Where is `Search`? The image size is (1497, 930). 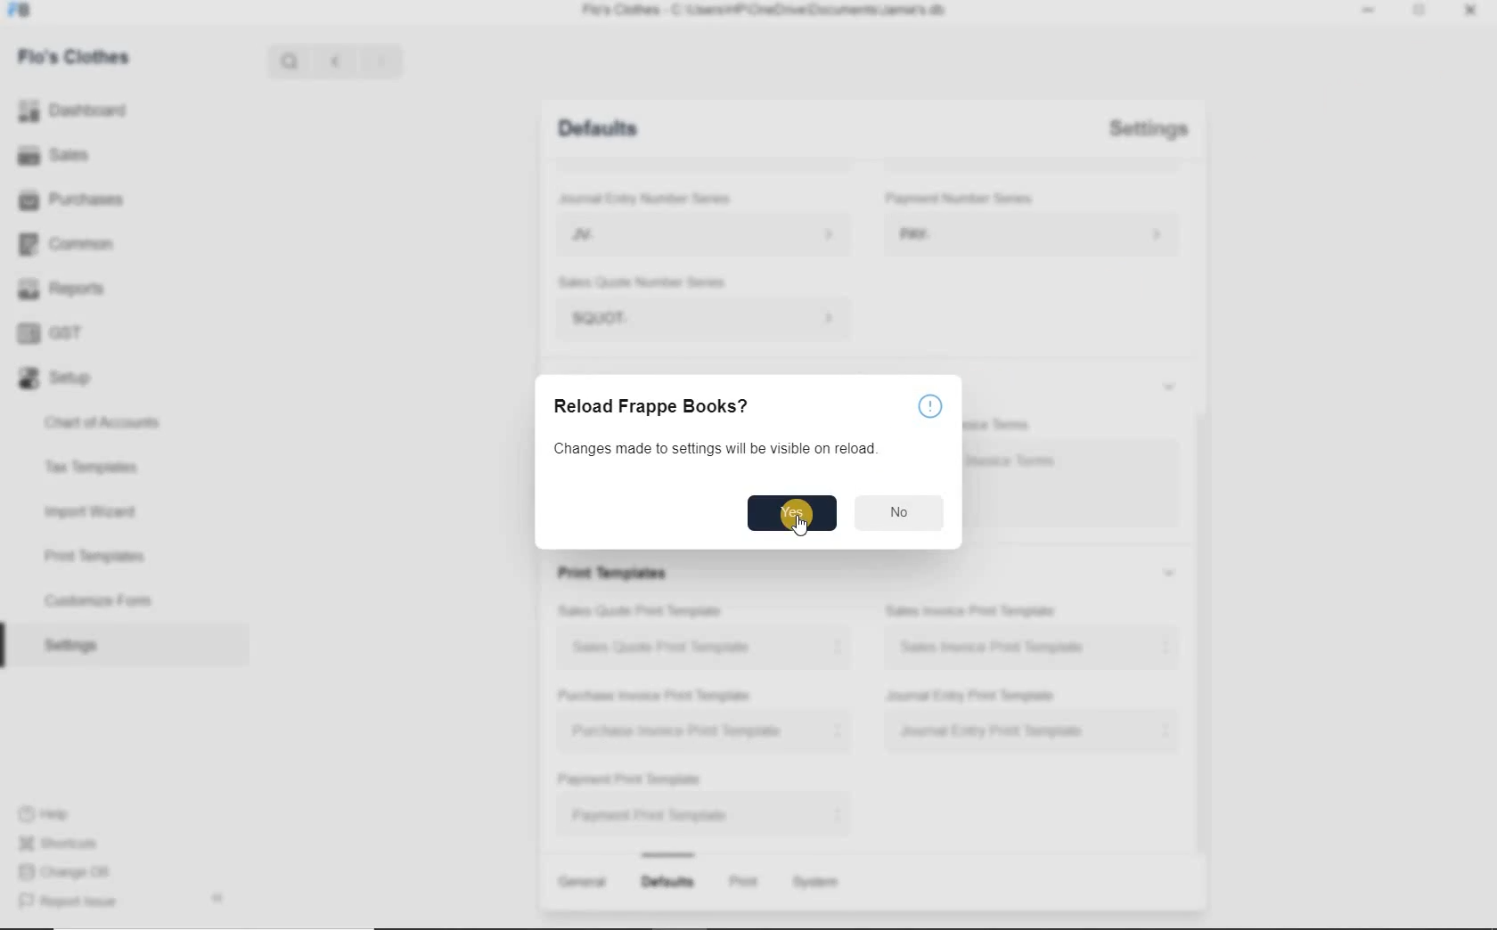 Search is located at coordinates (287, 59).